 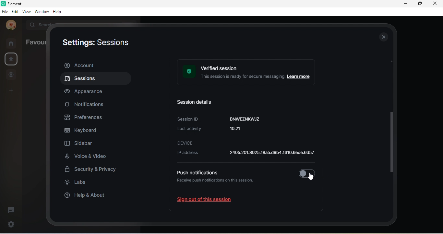 I want to click on minimize, so click(x=405, y=4).